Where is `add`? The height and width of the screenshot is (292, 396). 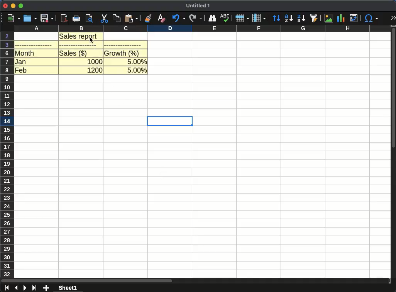
add is located at coordinates (47, 288).